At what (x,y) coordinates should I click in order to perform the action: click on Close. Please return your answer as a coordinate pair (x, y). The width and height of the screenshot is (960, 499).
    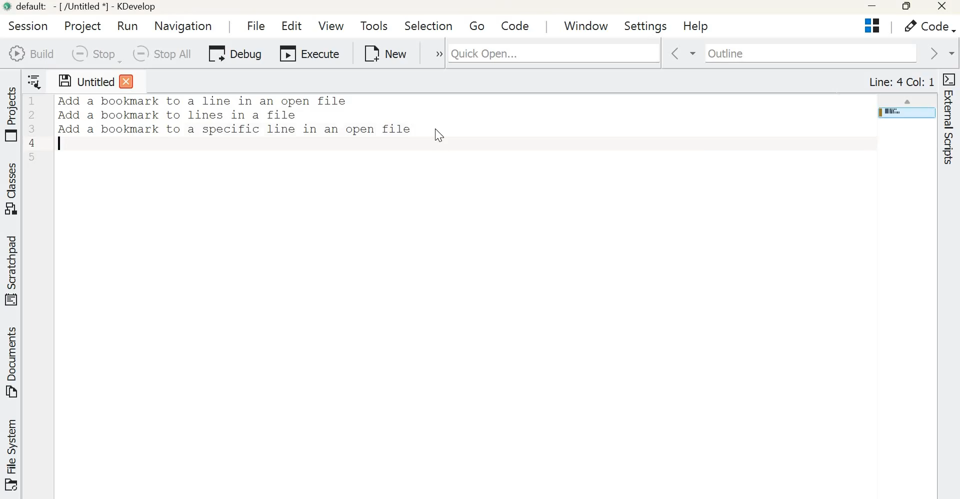
    Looking at the image, I should click on (943, 7).